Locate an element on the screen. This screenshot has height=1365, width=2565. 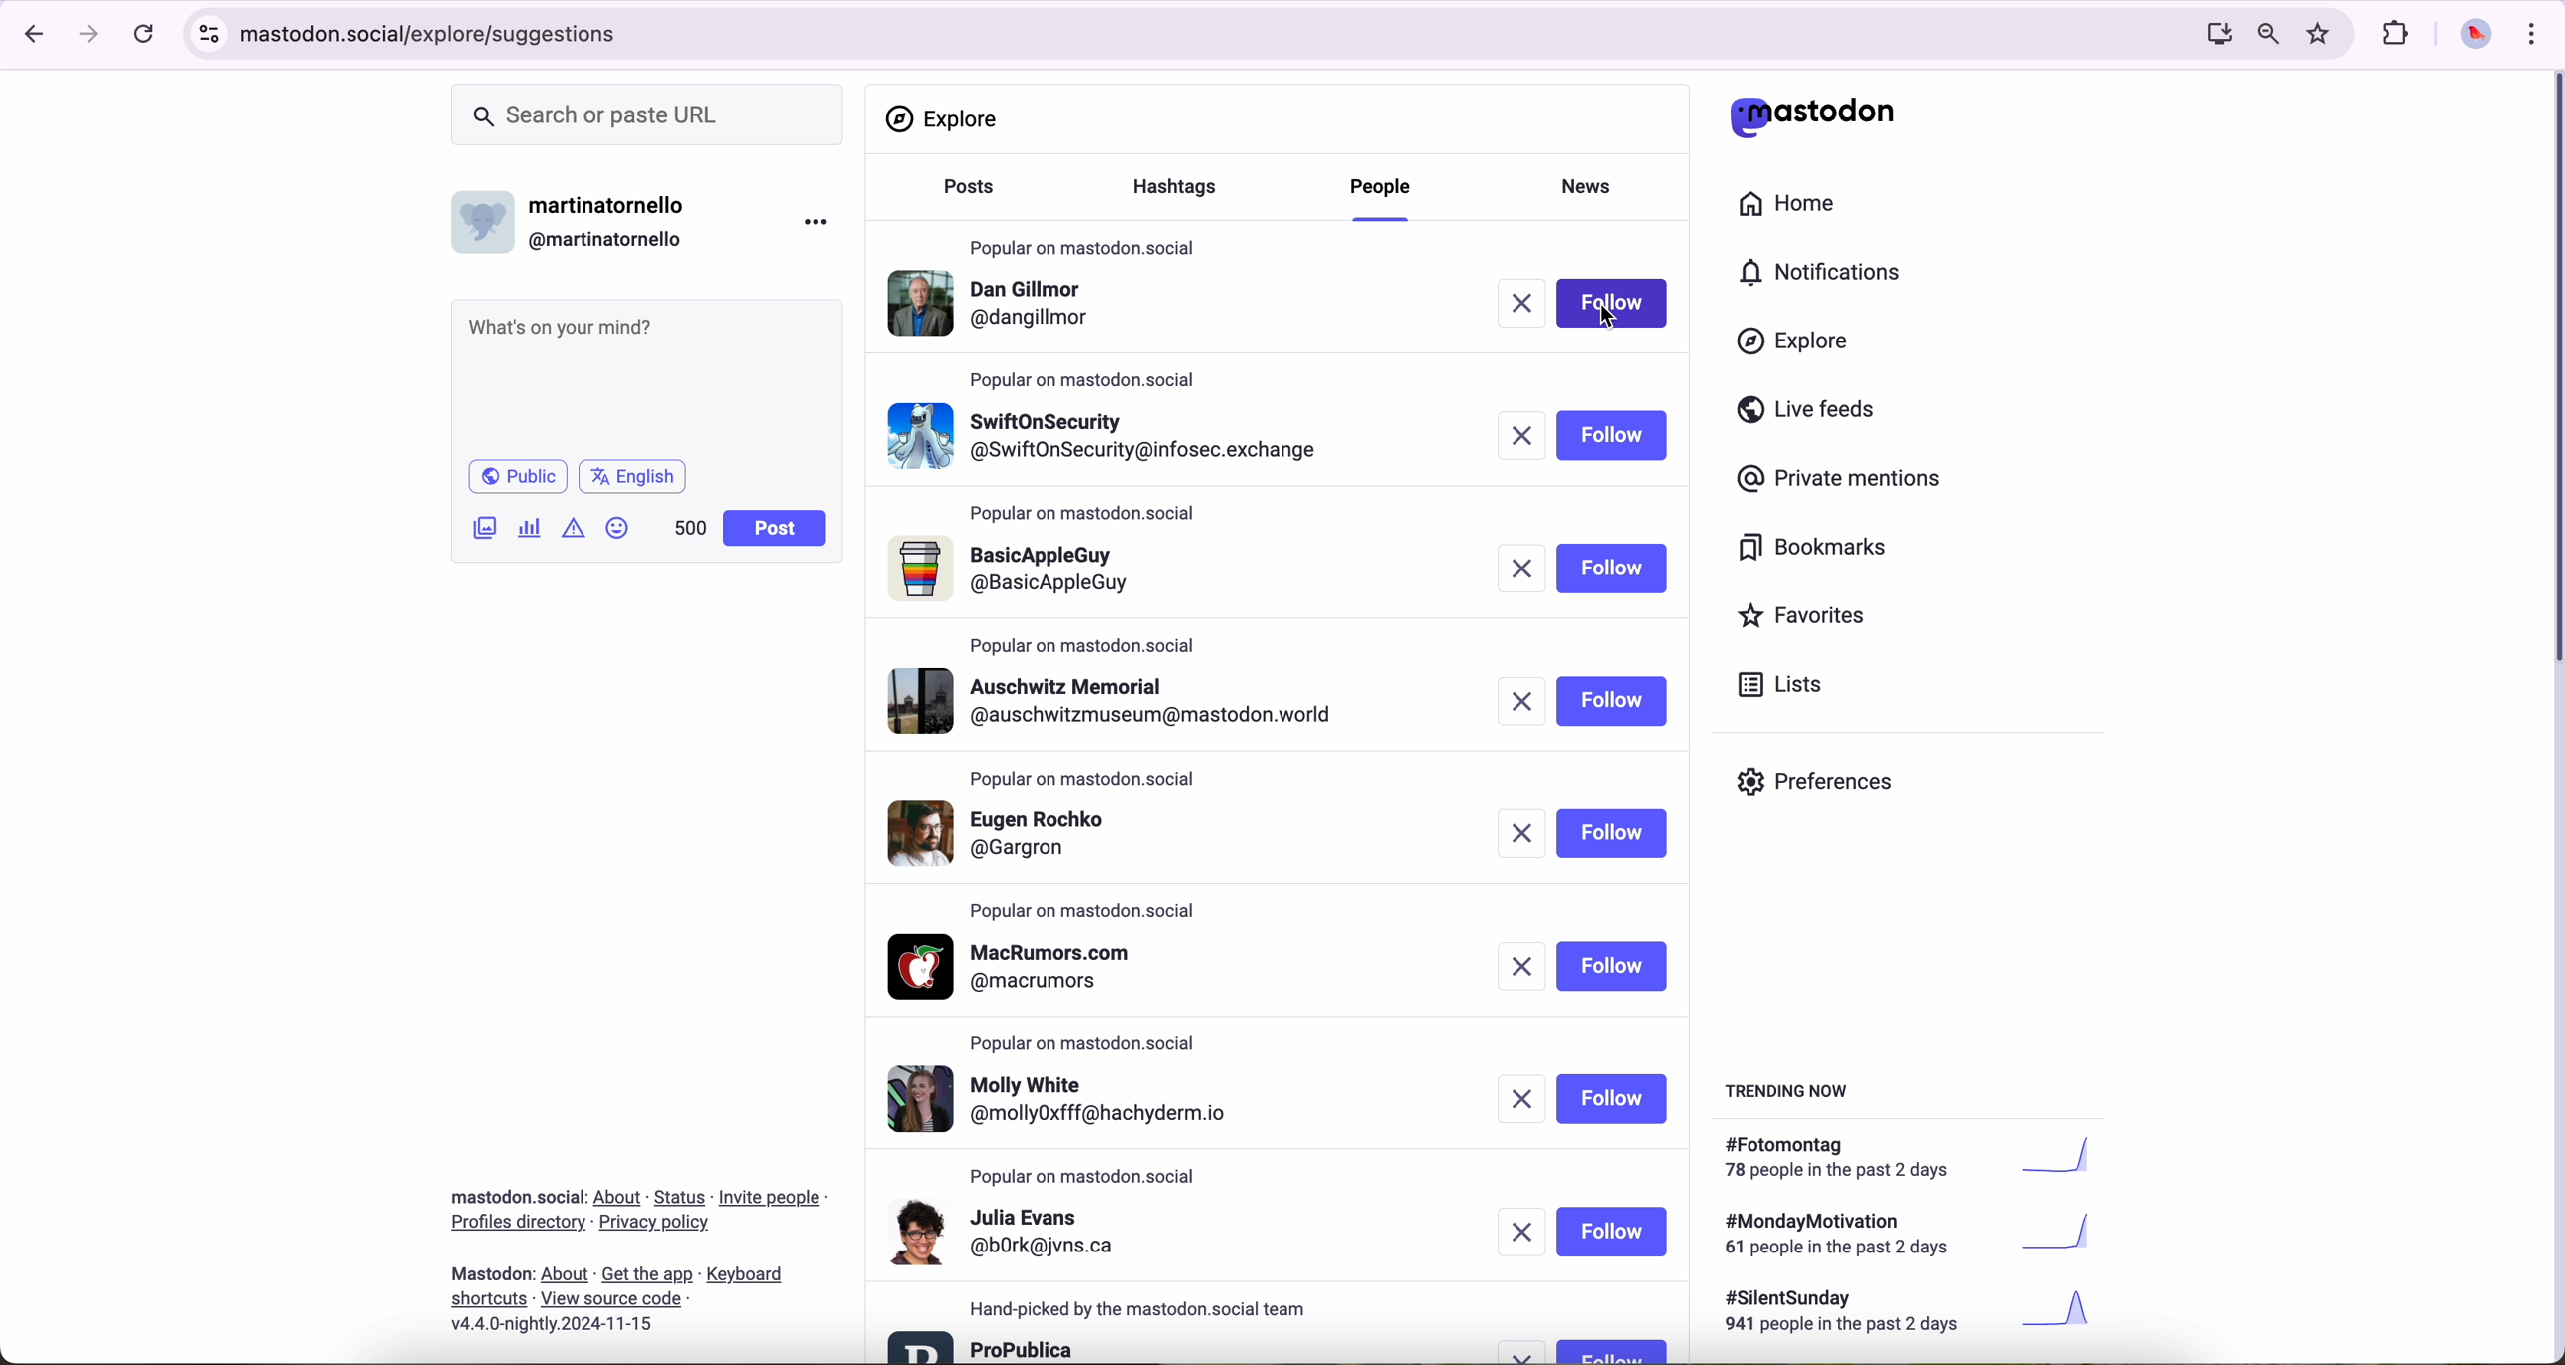
profile is located at coordinates (1025, 967).